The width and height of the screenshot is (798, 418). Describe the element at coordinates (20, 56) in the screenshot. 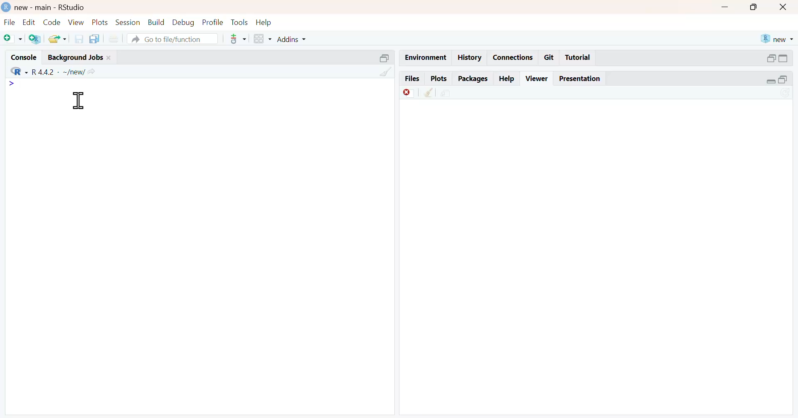

I see `console` at that location.